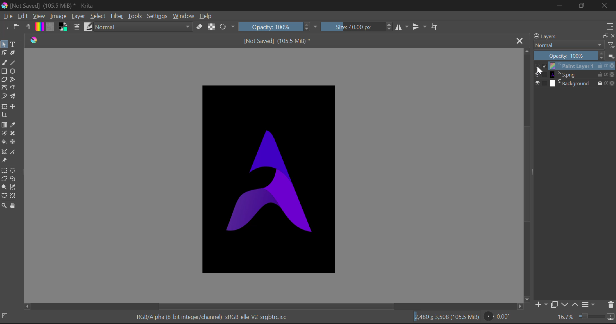 Image resolution: width=616 pixels, height=324 pixels. I want to click on Layers, so click(561, 36).